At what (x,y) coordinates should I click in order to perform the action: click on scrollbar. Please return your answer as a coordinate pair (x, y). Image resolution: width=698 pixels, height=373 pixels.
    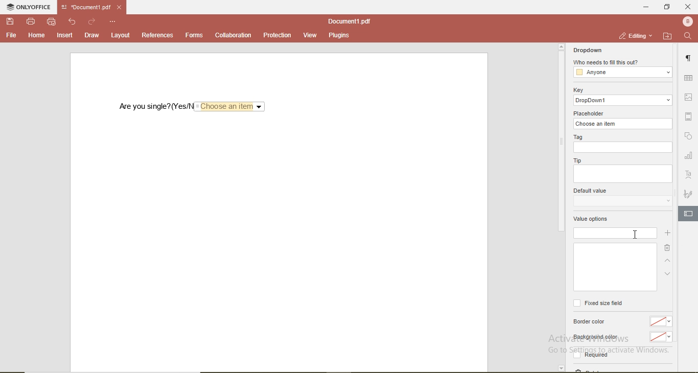
    Looking at the image, I should click on (561, 137).